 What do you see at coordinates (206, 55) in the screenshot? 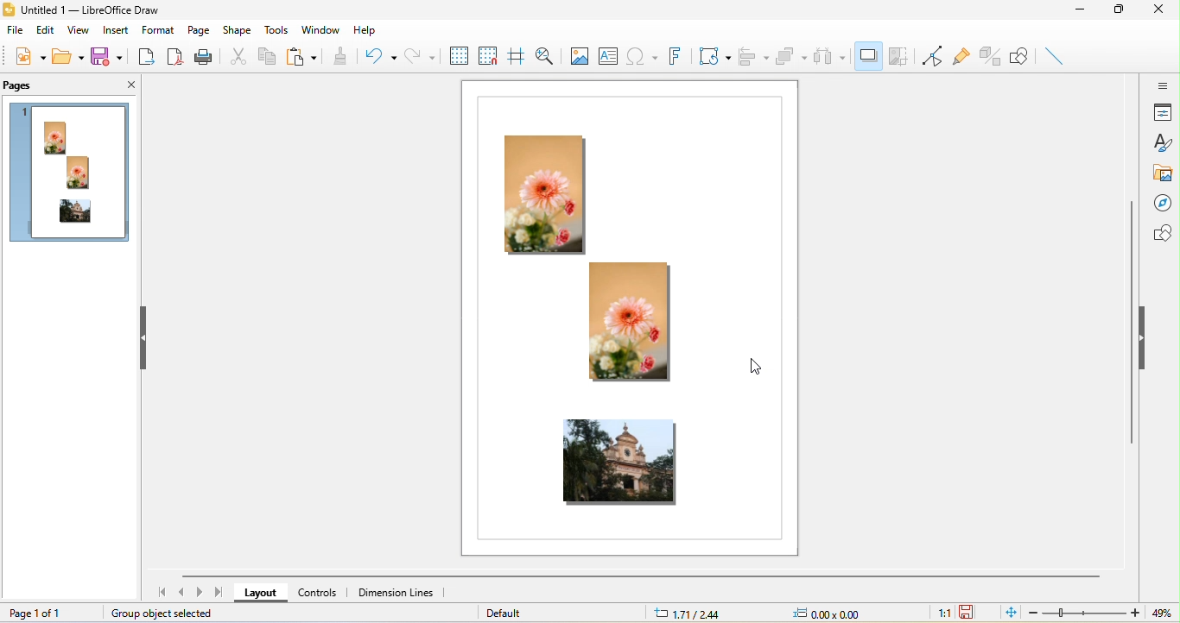
I see `print` at bounding box center [206, 55].